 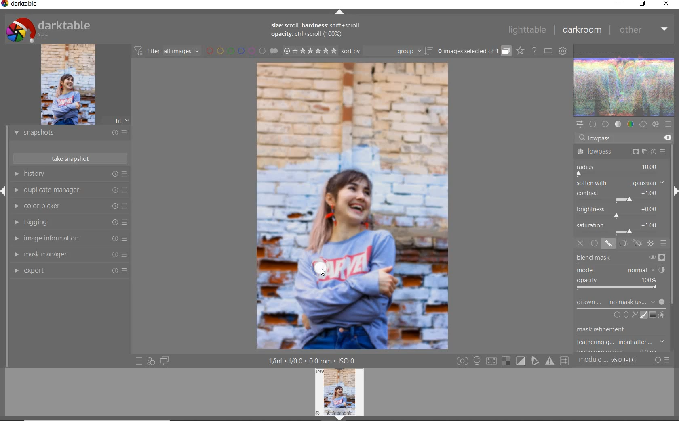 What do you see at coordinates (69, 240) in the screenshot?
I see `image information` at bounding box center [69, 240].